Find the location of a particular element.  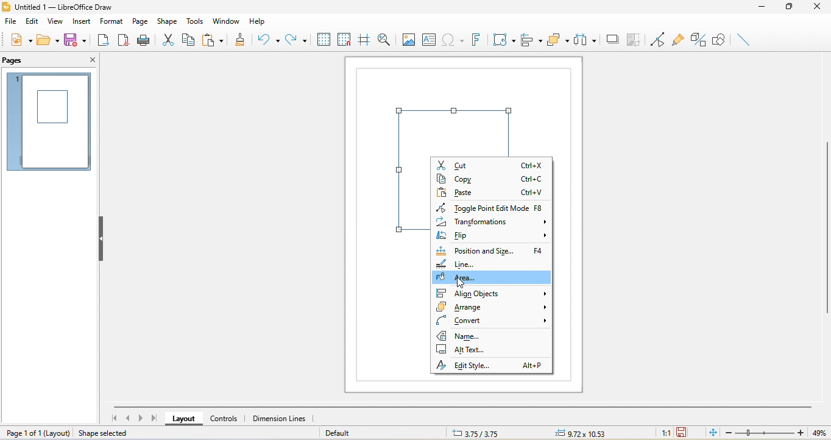

page 1 of 1 is located at coordinates (38, 433).